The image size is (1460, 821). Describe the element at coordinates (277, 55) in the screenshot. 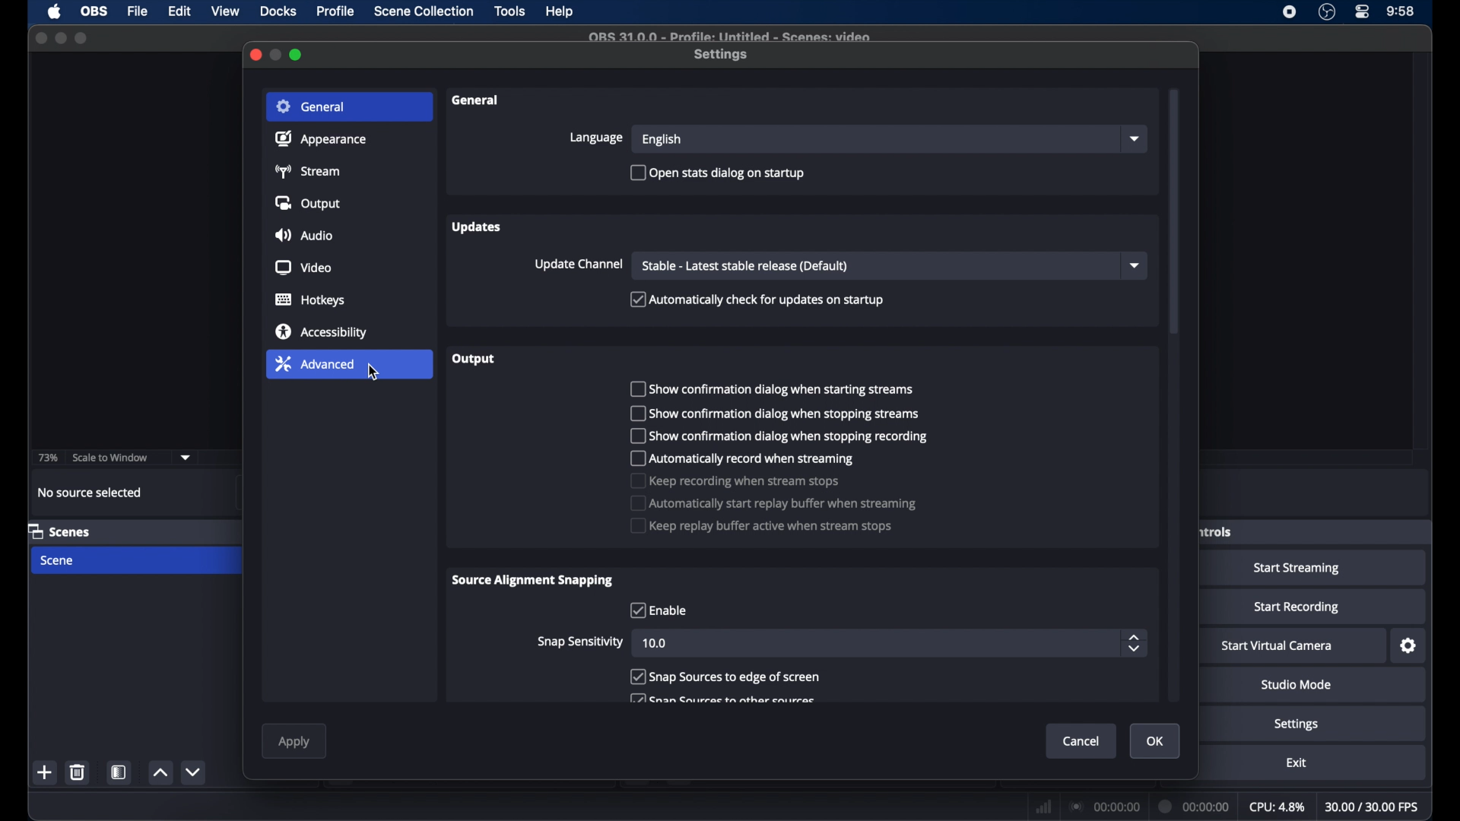

I see `minimize` at that location.